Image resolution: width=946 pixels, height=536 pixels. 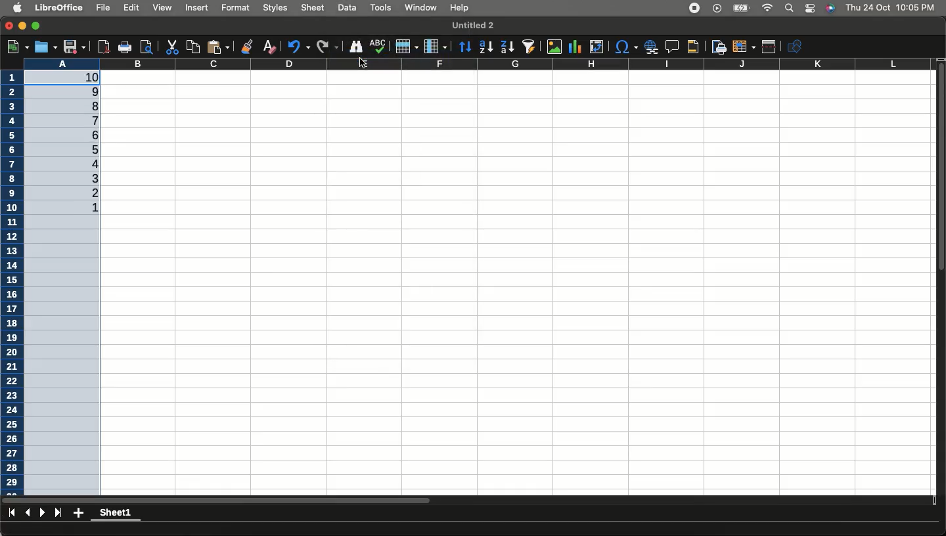 What do you see at coordinates (299, 45) in the screenshot?
I see `Uno` at bounding box center [299, 45].